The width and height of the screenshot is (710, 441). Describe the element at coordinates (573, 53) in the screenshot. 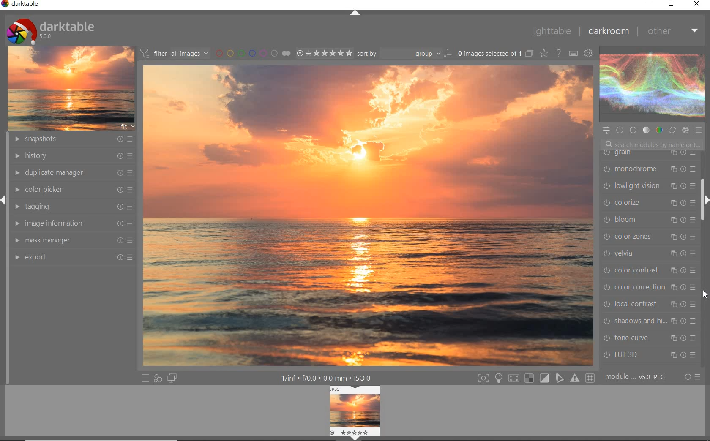

I see `define keyboard shortcut` at that location.